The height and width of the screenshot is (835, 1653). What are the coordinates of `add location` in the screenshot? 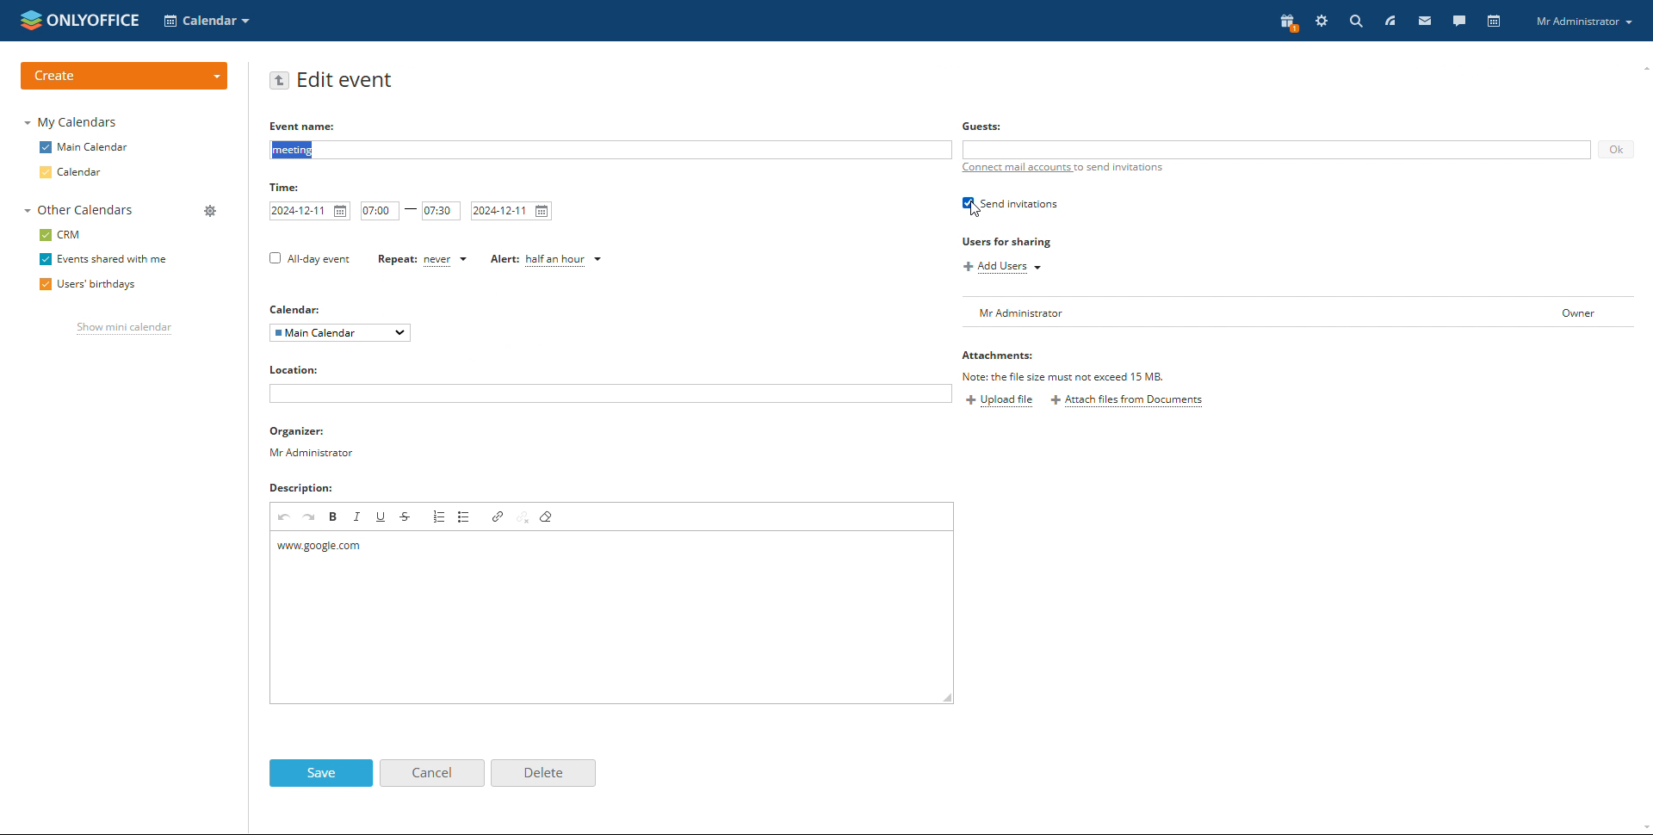 It's located at (610, 393).